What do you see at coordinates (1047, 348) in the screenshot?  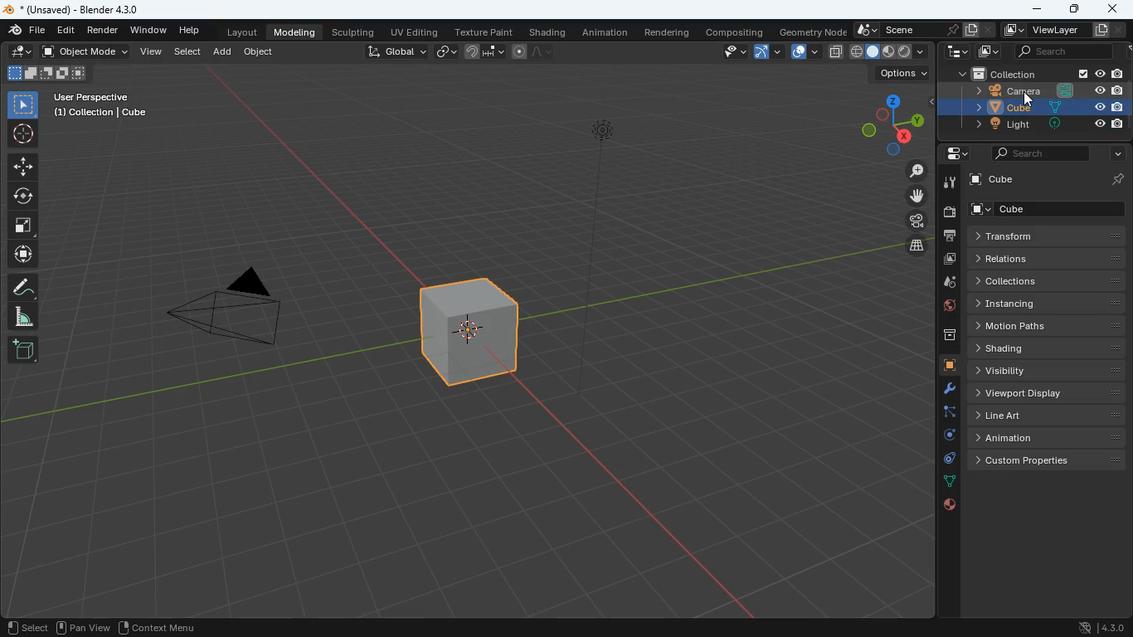 I see `shading` at bounding box center [1047, 348].